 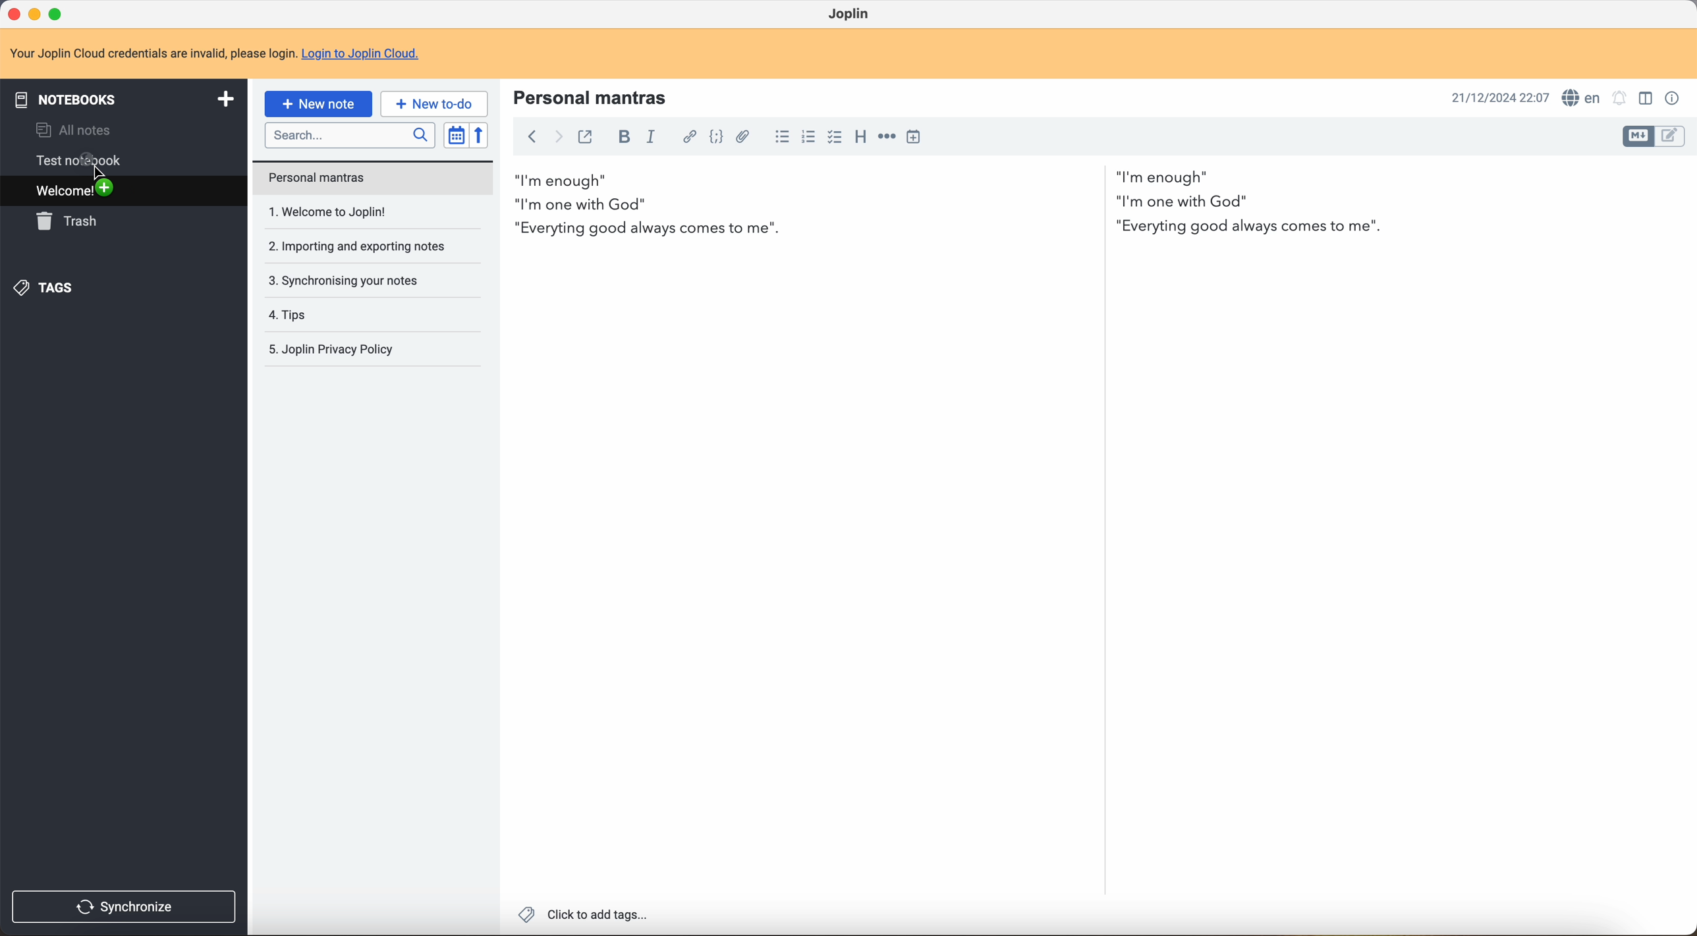 What do you see at coordinates (593, 96) in the screenshot?
I see `title` at bounding box center [593, 96].